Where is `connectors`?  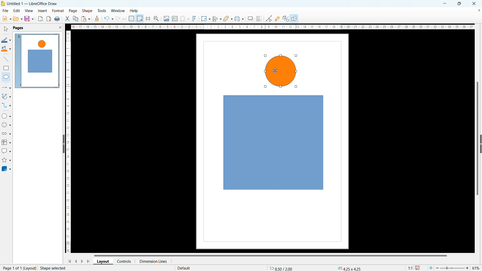
connectors is located at coordinates (7, 105).